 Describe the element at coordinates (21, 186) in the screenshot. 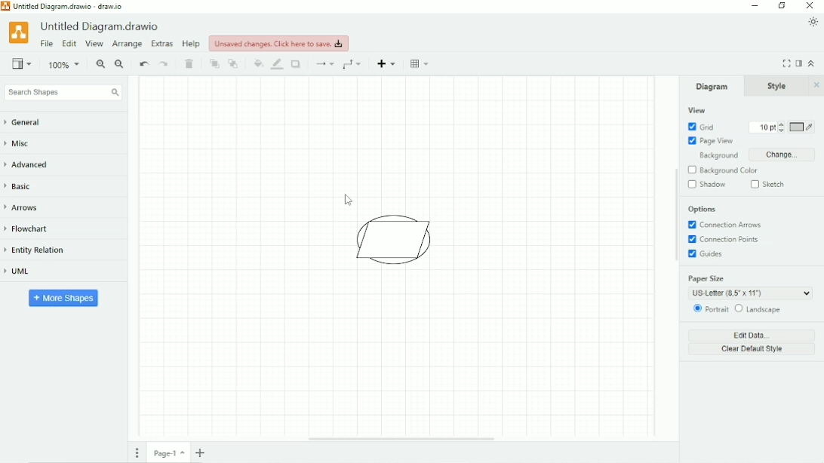

I see `Basic` at that location.